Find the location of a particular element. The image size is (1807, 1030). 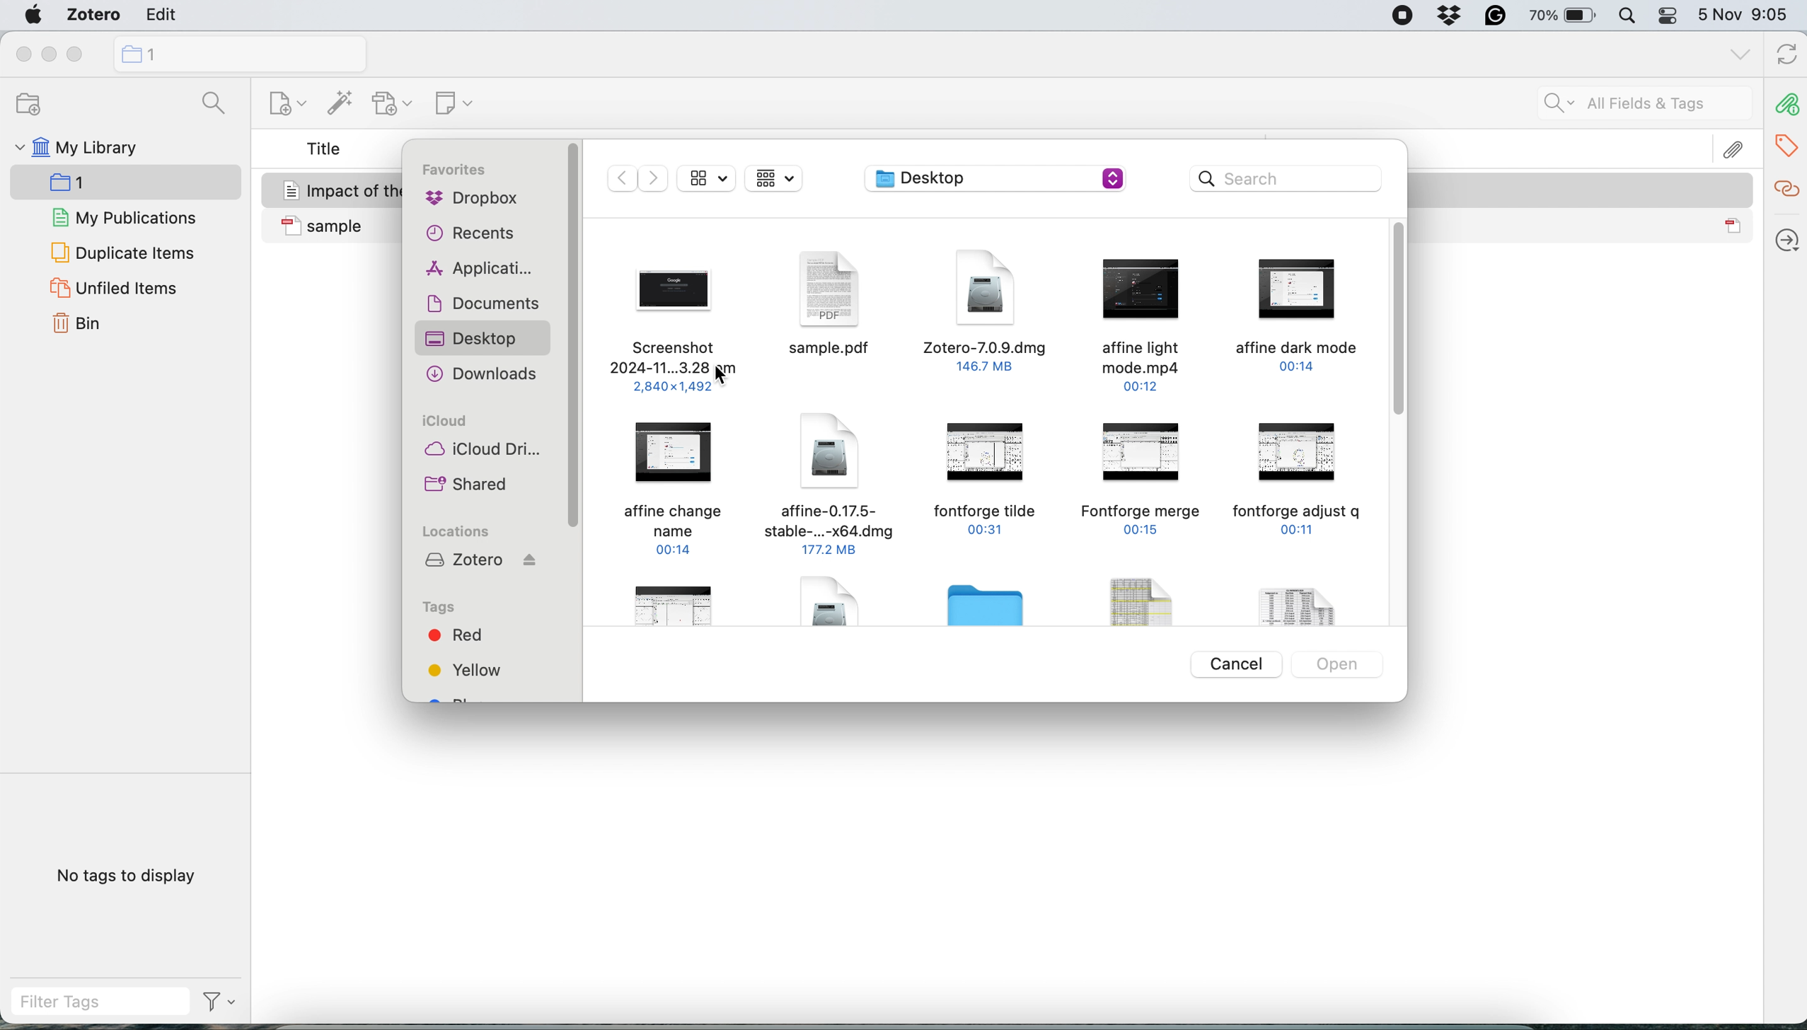

new collection is located at coordinates (23, 105).